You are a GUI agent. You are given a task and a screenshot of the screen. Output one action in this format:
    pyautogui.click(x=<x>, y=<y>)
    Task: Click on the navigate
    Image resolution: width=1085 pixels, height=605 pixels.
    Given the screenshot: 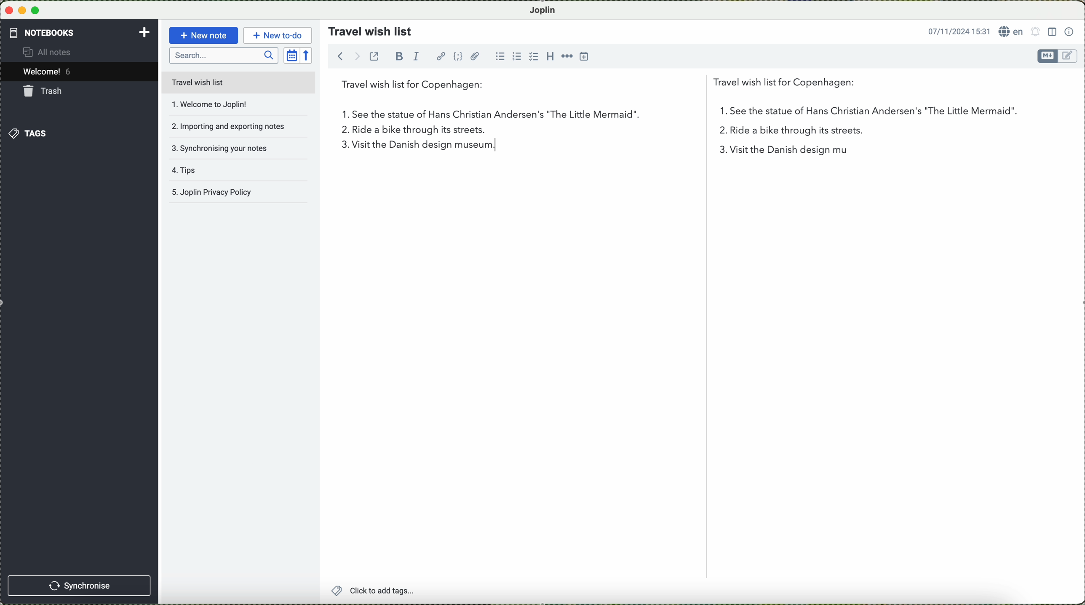 What is the action you would take?
    pyautogui.click(x=344, y=58)
    